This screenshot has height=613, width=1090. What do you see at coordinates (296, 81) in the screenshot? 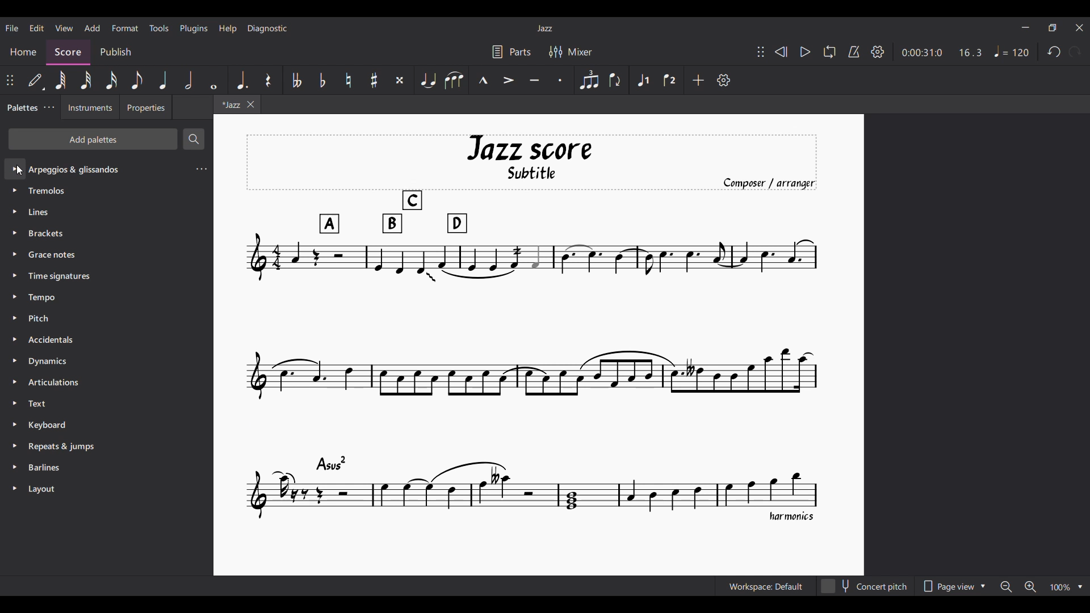
I see `Toggle double flat` at bounding box center [296, 81].